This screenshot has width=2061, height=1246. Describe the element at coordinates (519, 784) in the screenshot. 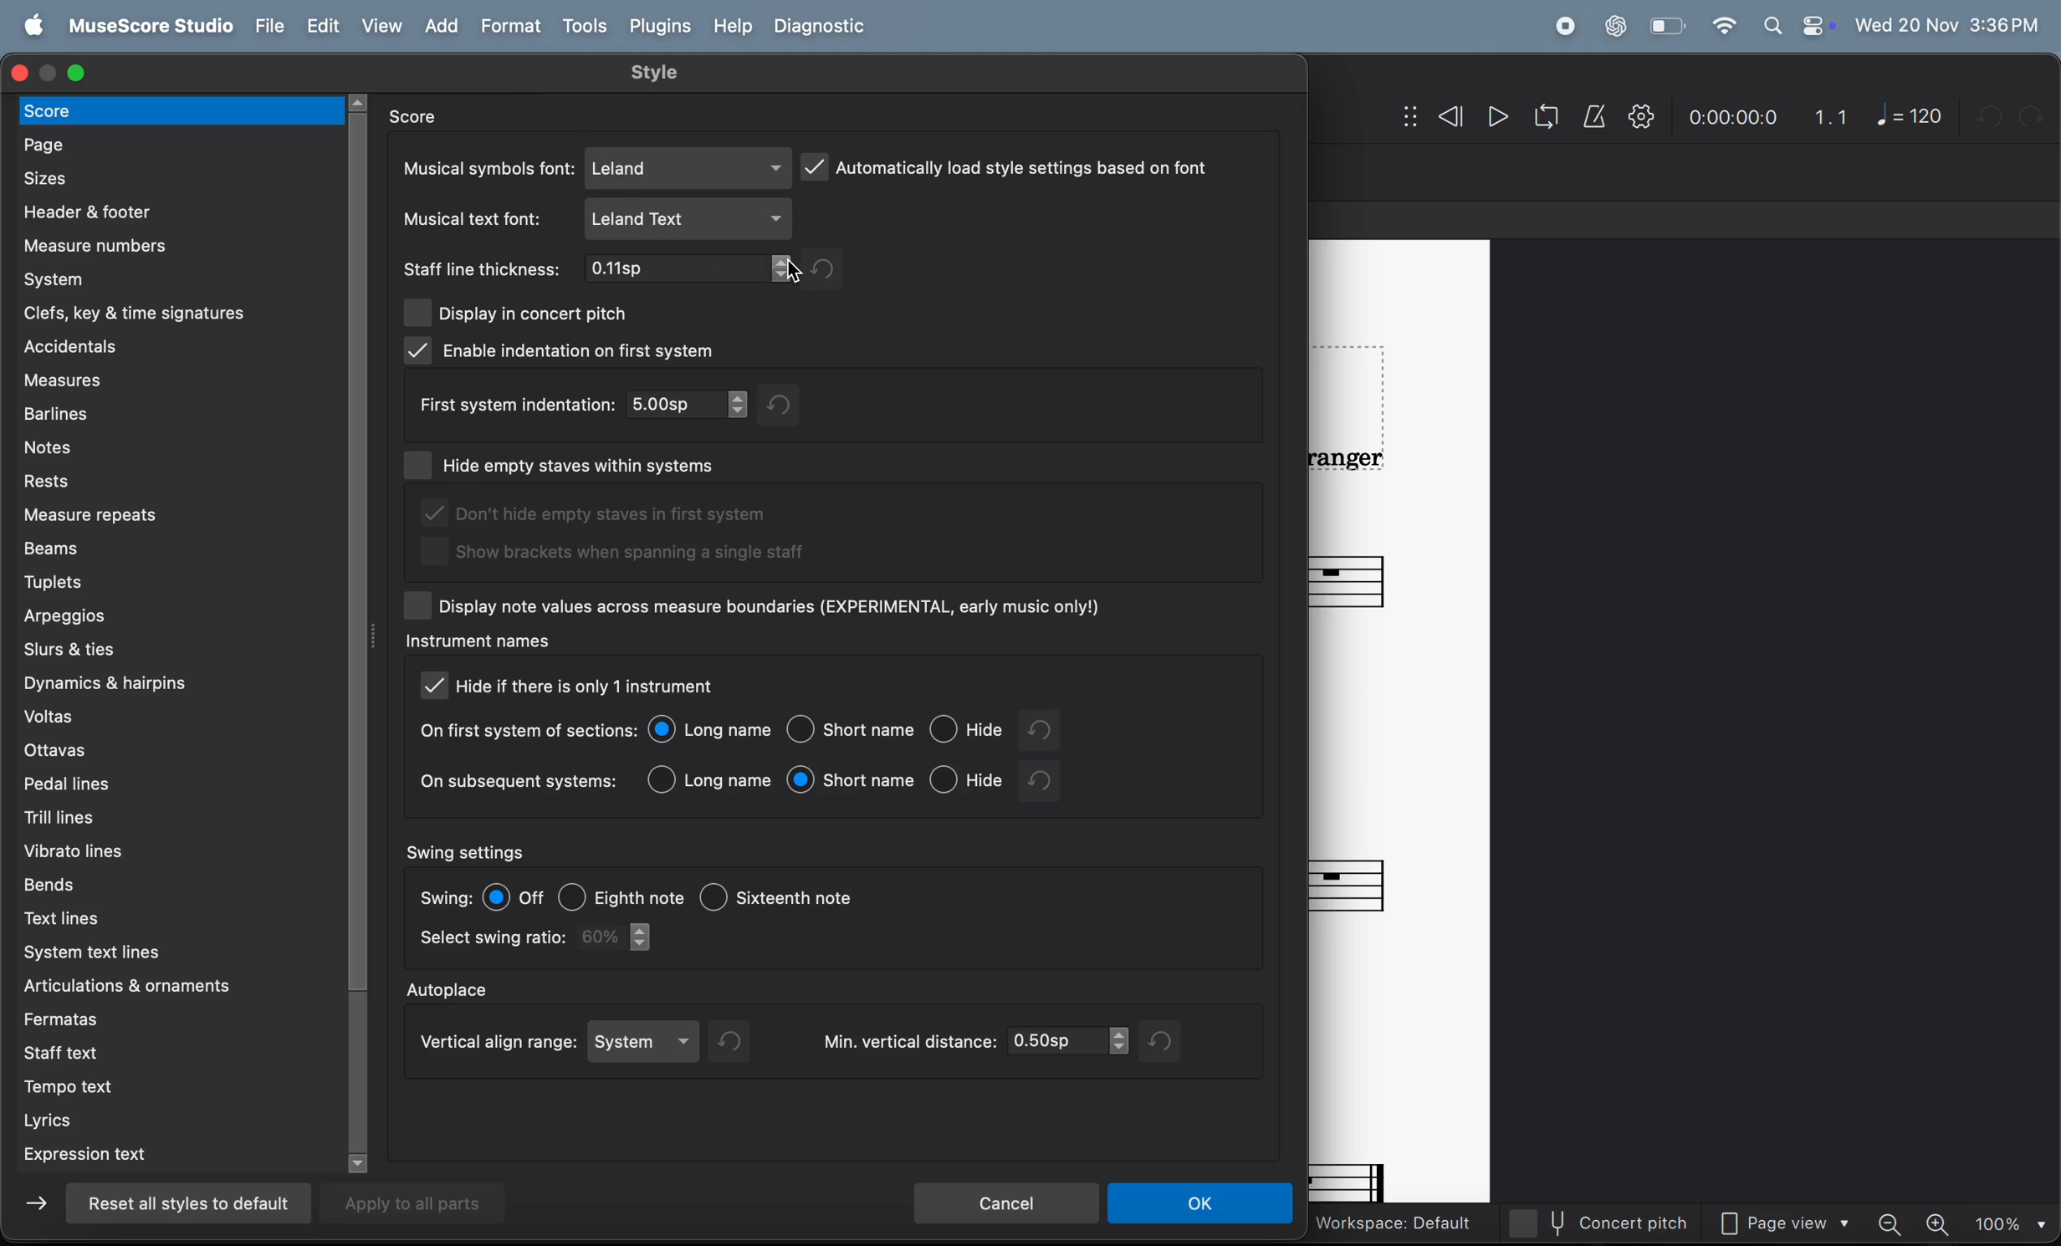

I see `on subsequwnt system` at that location.